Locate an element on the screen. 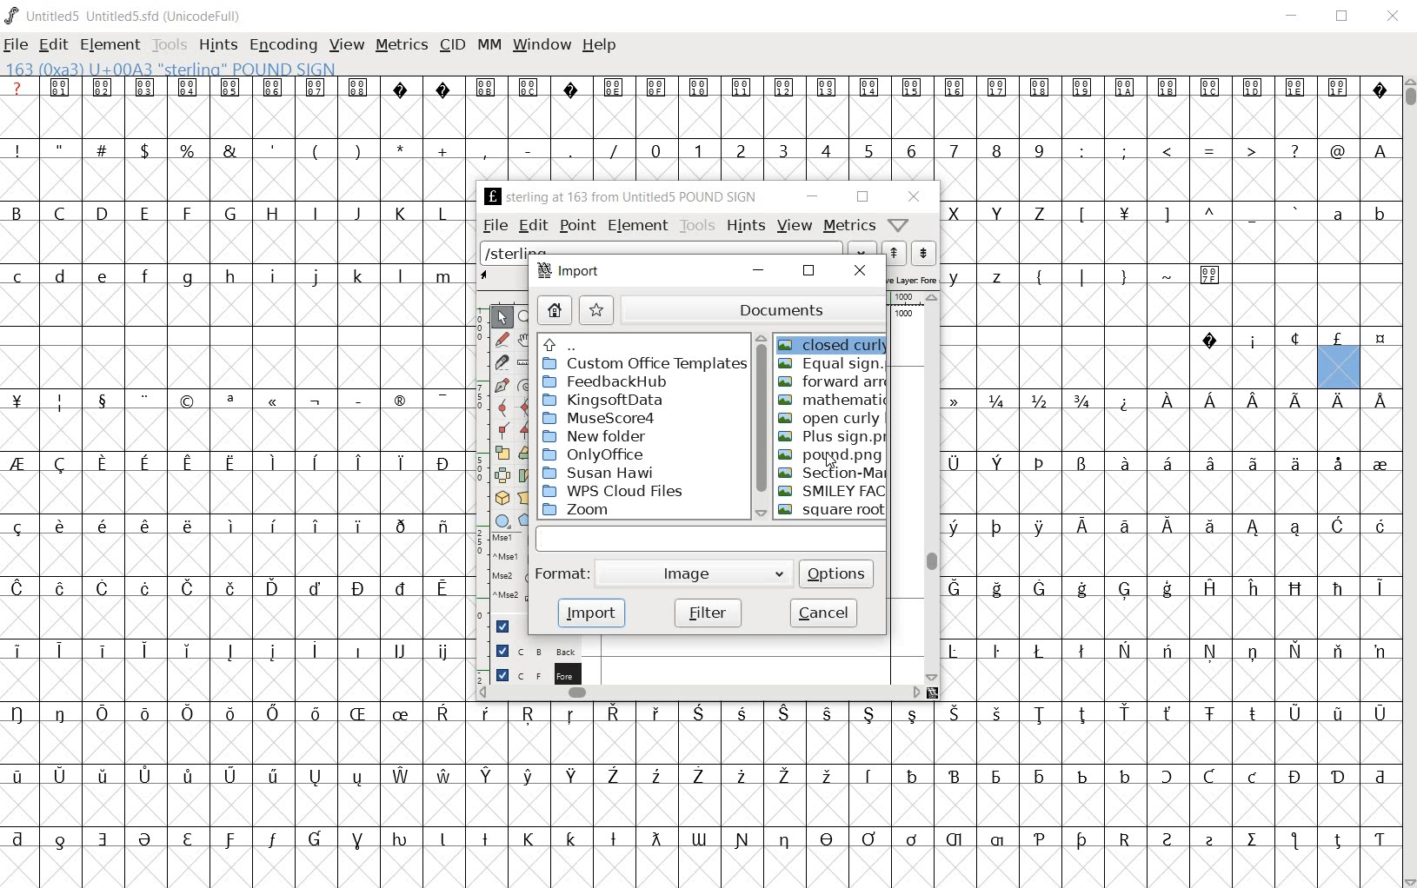  Symbol is located at coordinates (996, 87).